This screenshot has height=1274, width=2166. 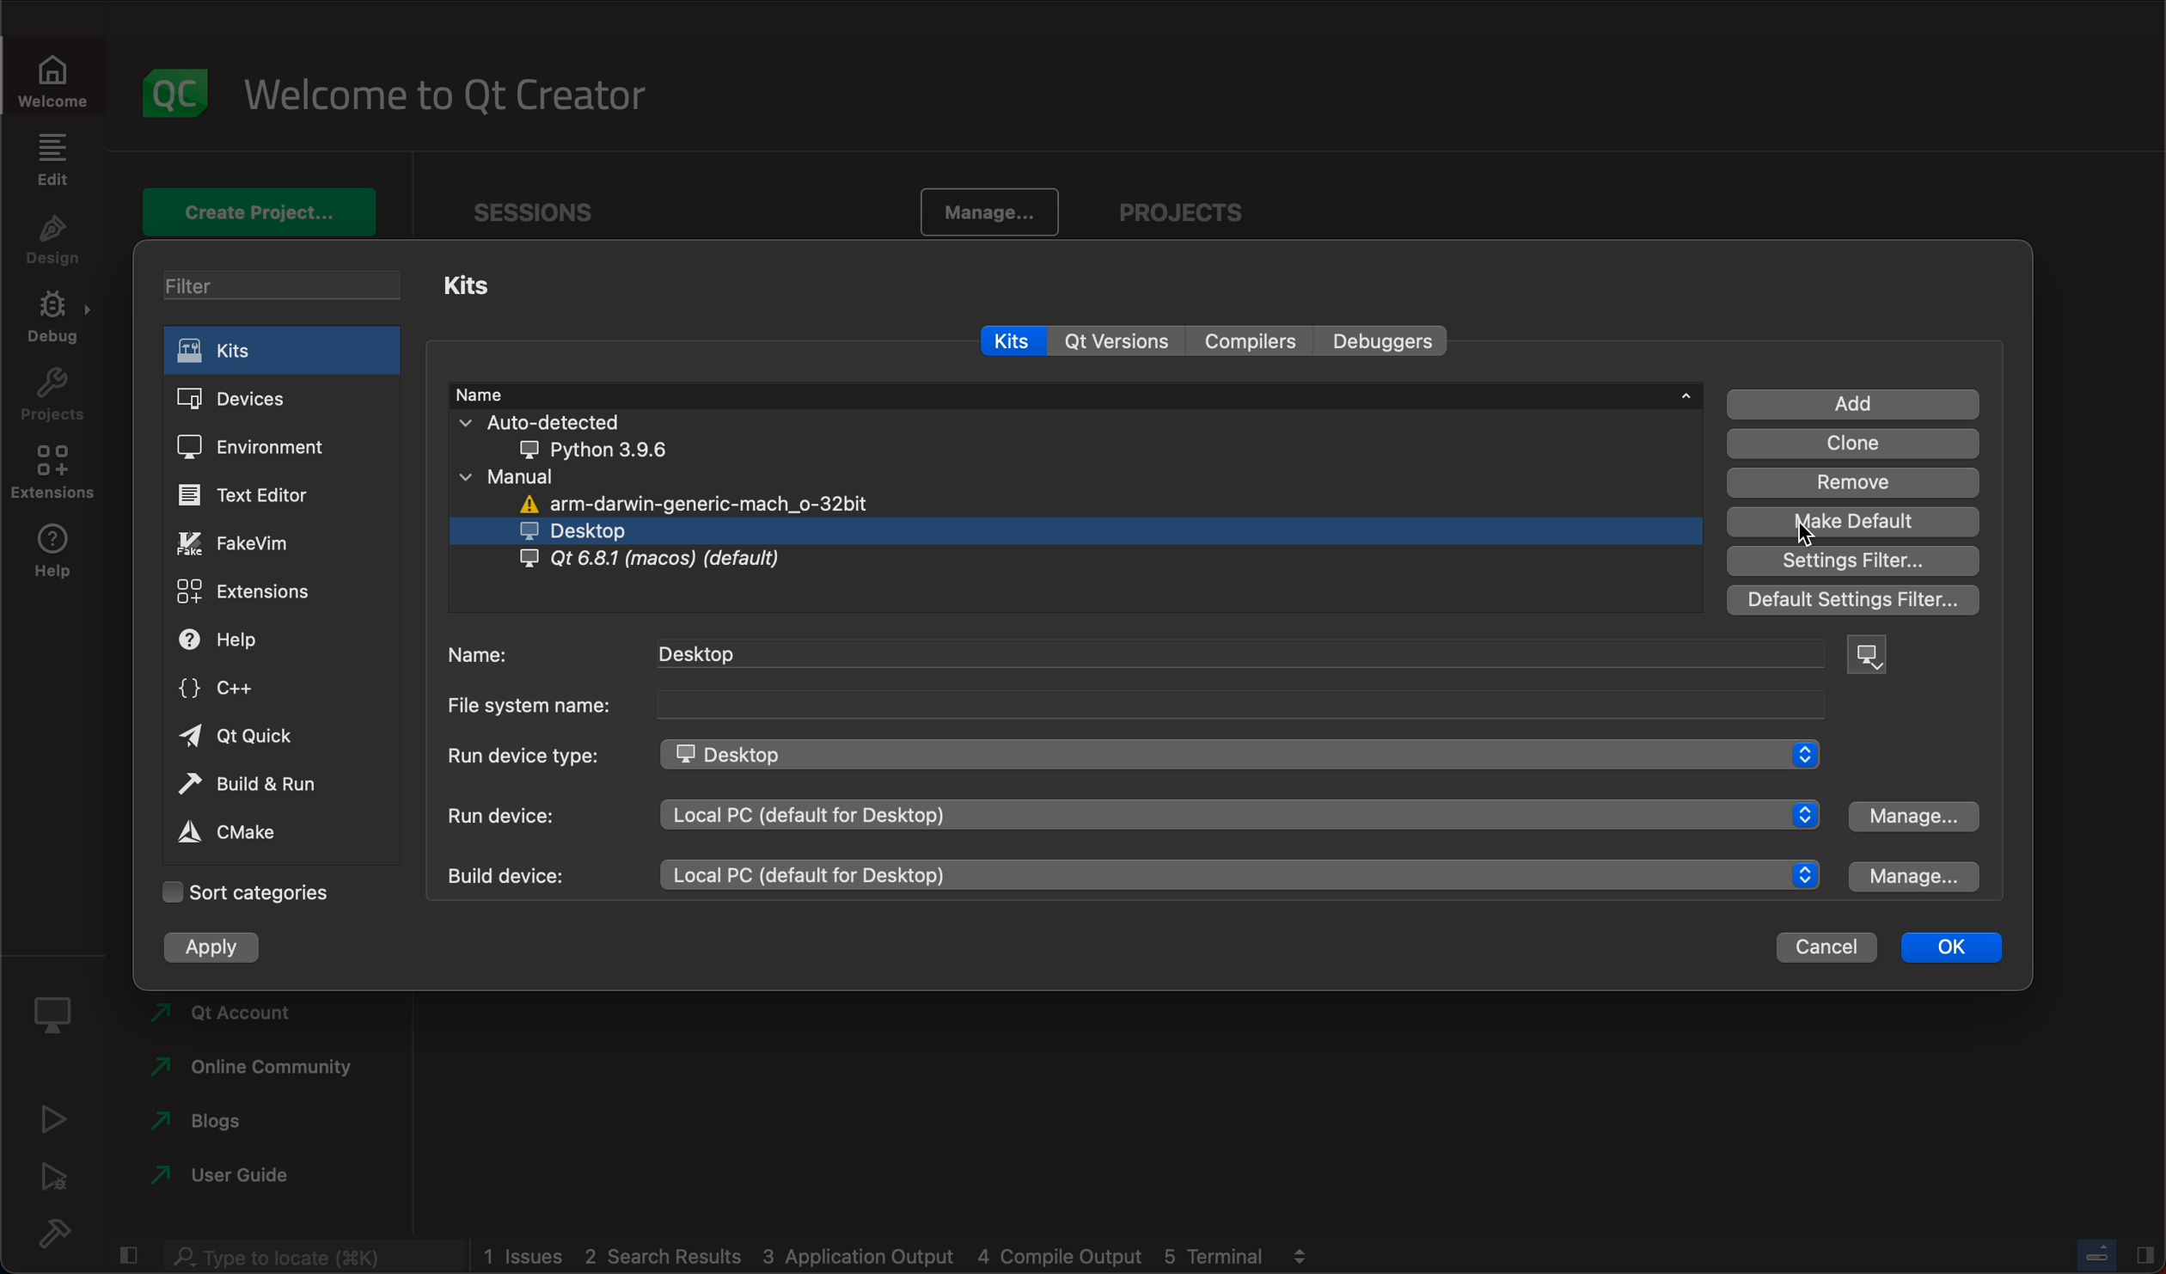 What do you see at coordinates (1122, 340) in the screenshot?
I see `qt versions` at bounding box center [1122, 340].